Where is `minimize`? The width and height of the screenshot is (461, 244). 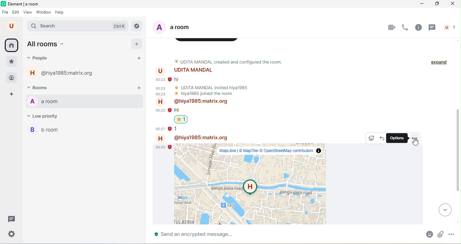 minimize is located at coordinates (422, 5).